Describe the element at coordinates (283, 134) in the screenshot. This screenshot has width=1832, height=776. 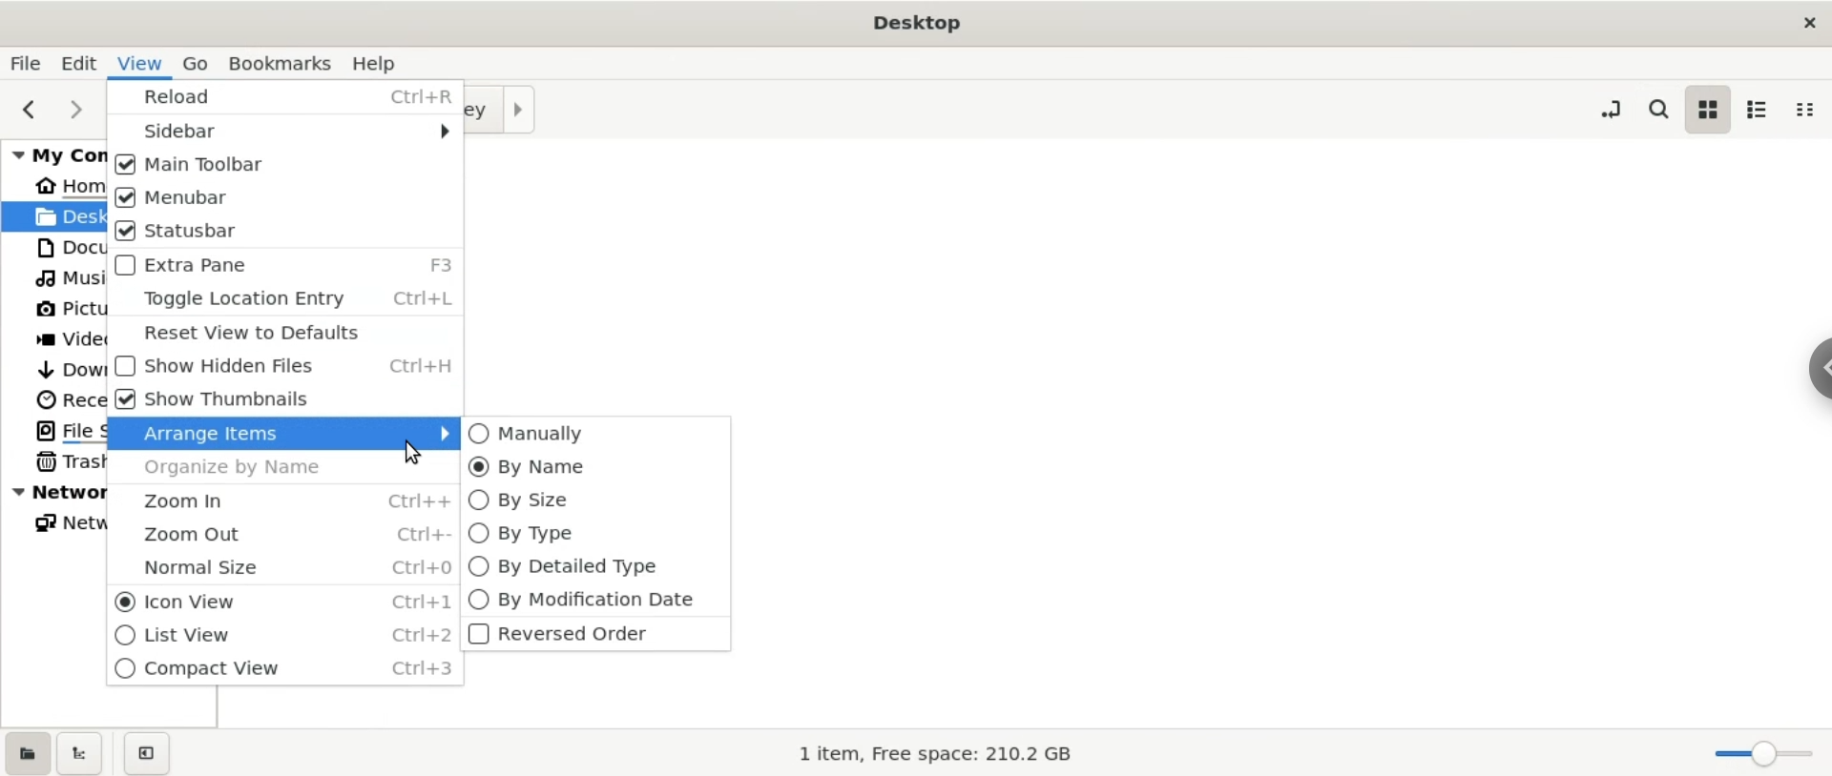
I see `sidebar` at that location.